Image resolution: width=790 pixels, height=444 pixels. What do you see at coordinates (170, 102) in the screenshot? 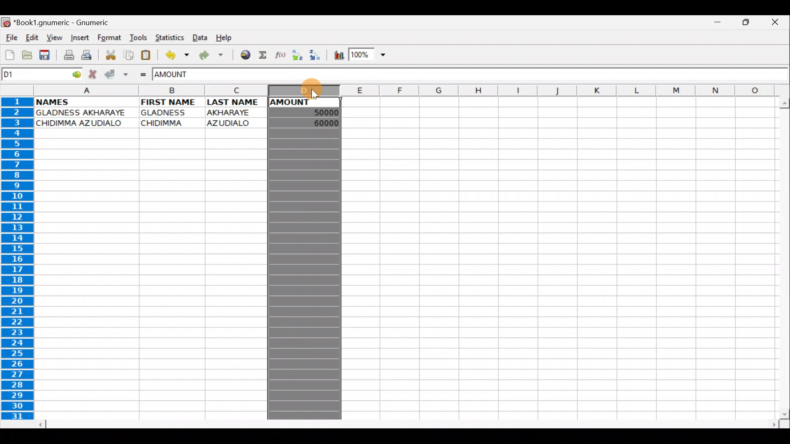
I see `FIRST NAME` at bounding box center [170, 102].